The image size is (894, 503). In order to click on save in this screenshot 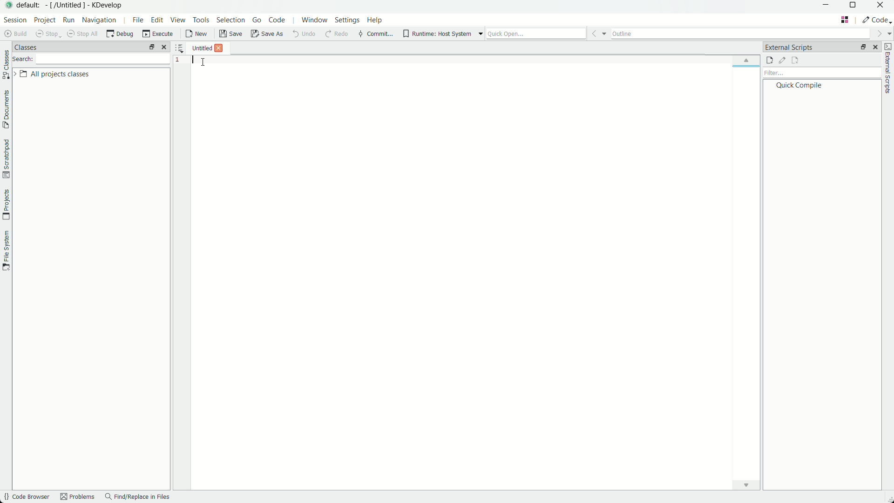, I will do `click(231, 35)`.